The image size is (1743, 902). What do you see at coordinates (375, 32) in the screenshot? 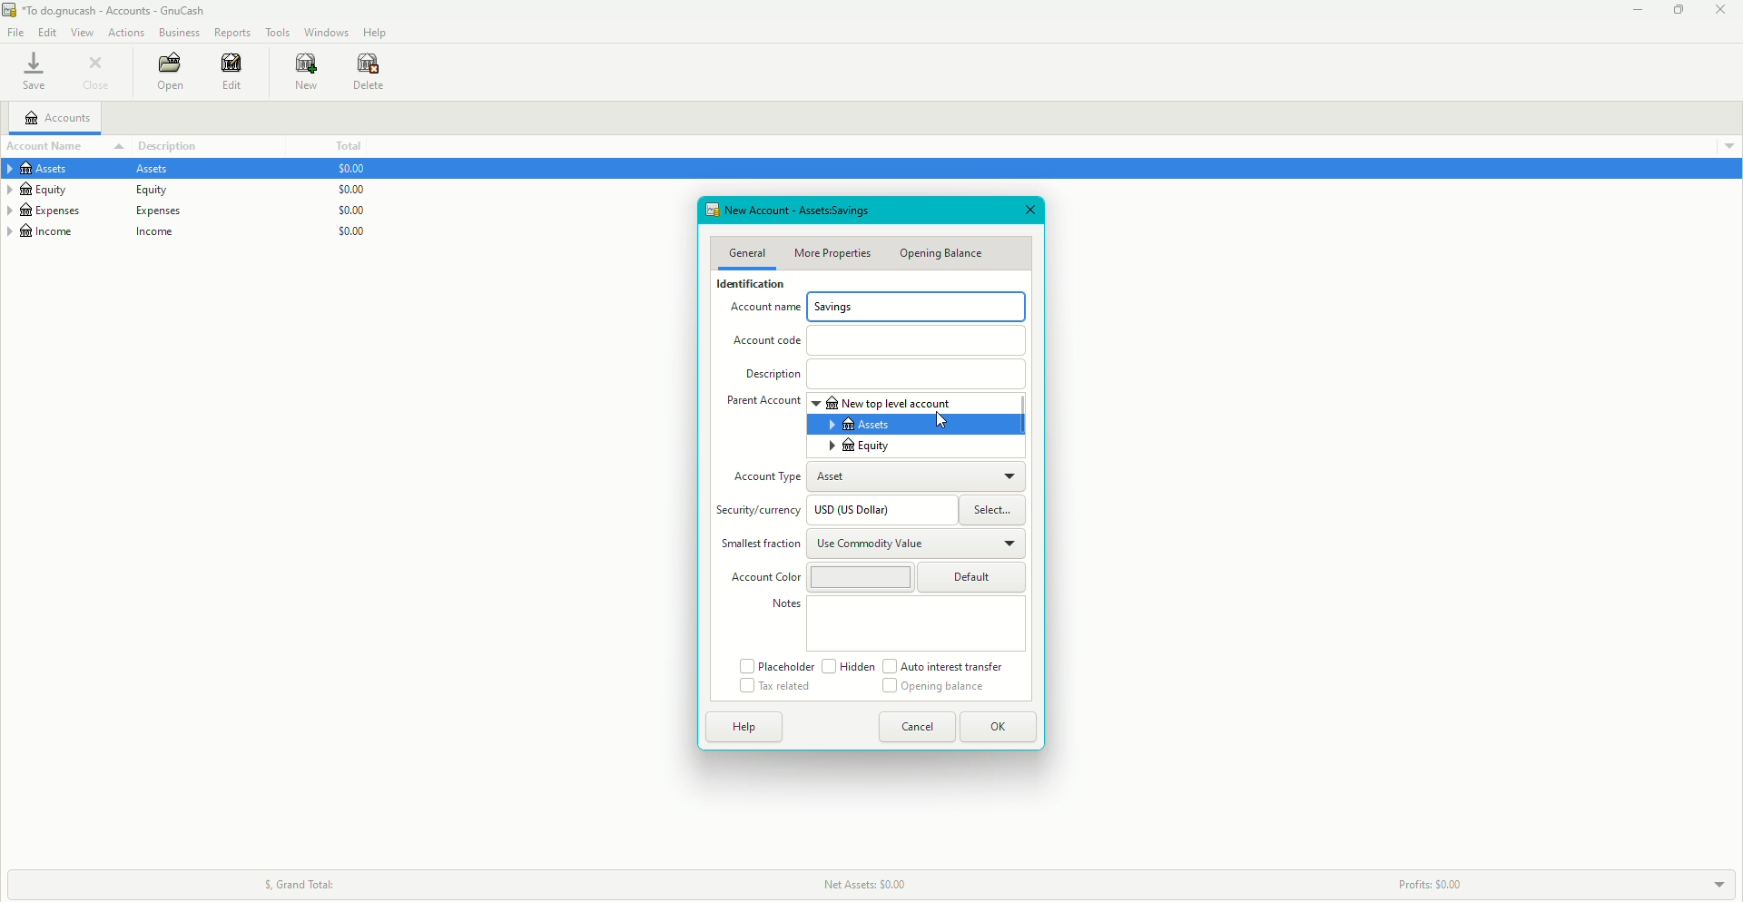
I see `Help` at bounding box center [375, 32].